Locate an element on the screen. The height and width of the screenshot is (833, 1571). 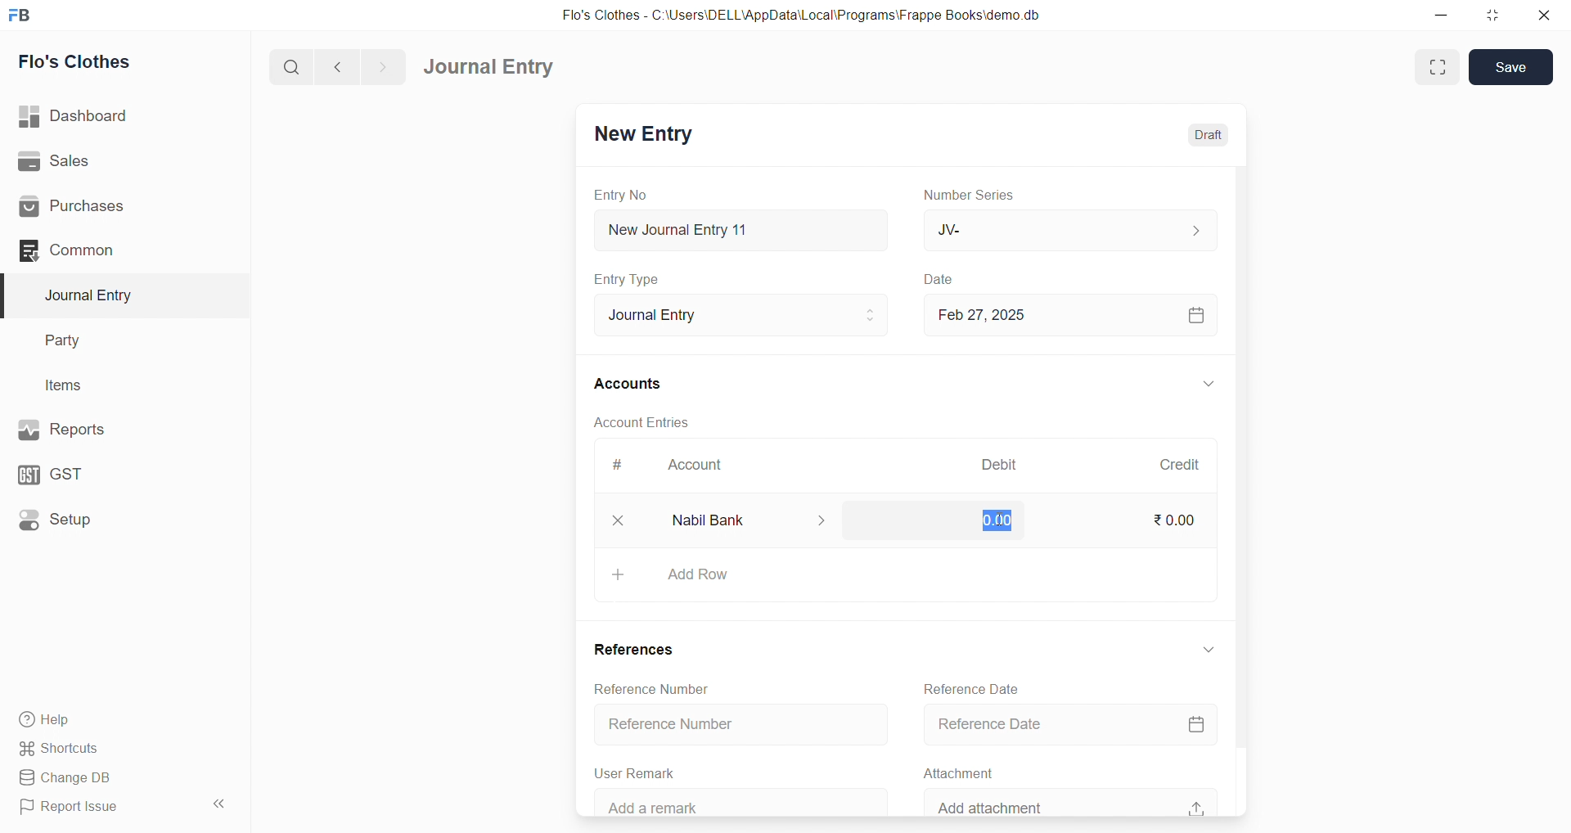
Reference Number is located at coordinates (649, 690).